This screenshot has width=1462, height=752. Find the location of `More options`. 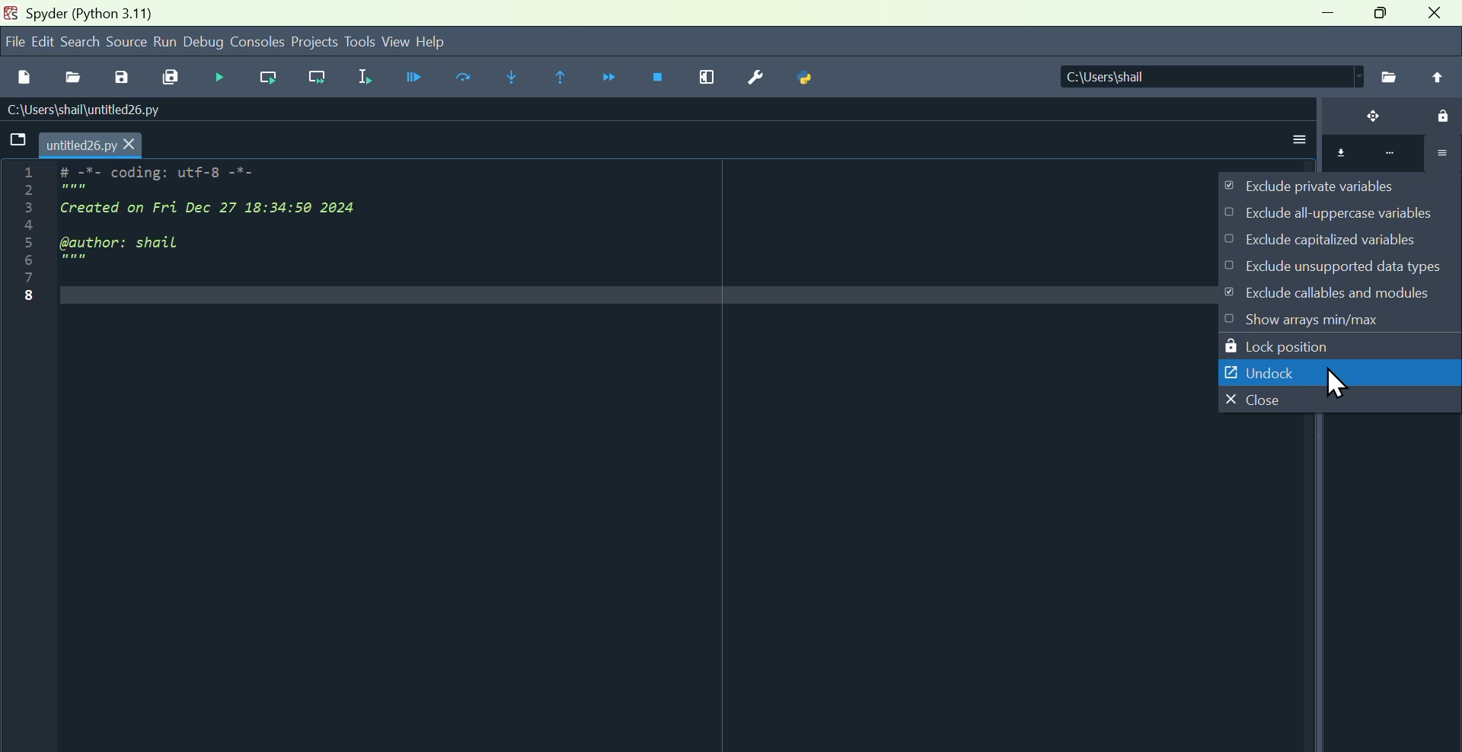

More options is located at coordinates (1295, 135).